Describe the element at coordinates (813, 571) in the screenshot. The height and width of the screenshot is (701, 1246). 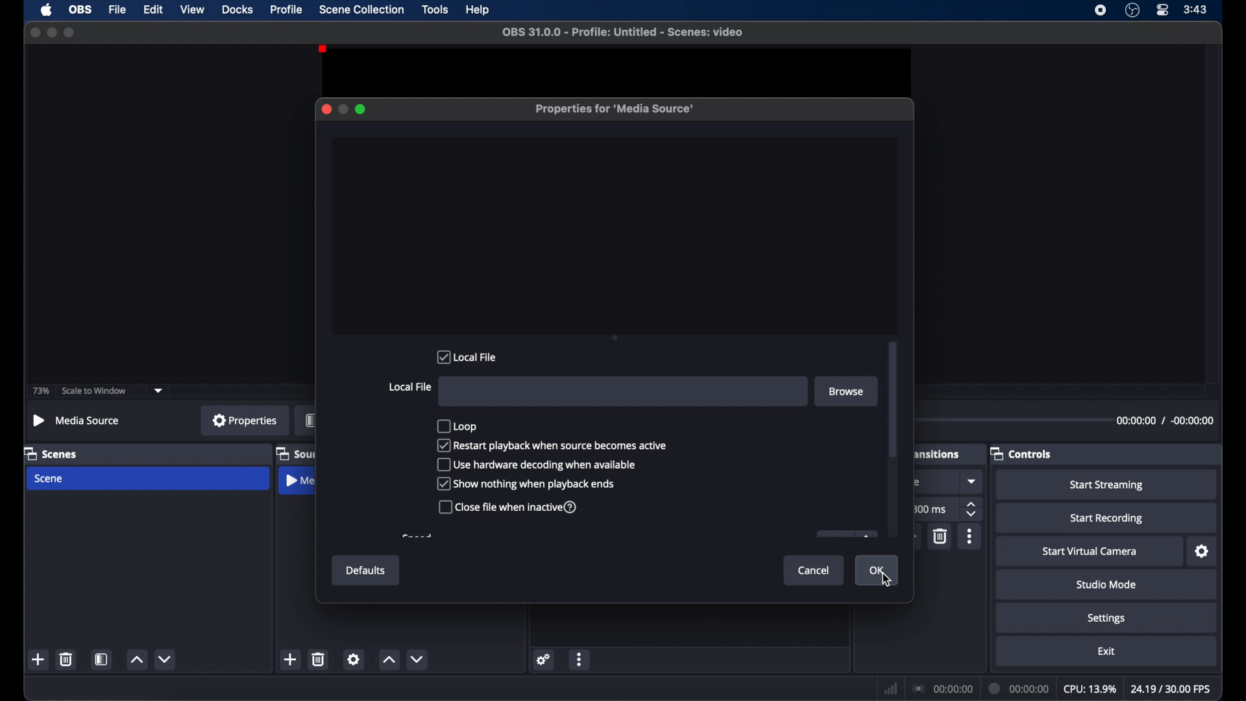
I see `cancel` at that location.